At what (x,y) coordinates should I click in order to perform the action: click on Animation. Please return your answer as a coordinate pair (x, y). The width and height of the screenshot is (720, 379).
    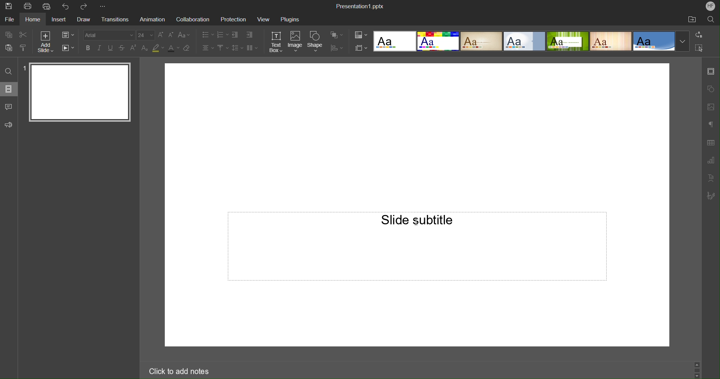
    Looking at the image, I should click on (151, 19).